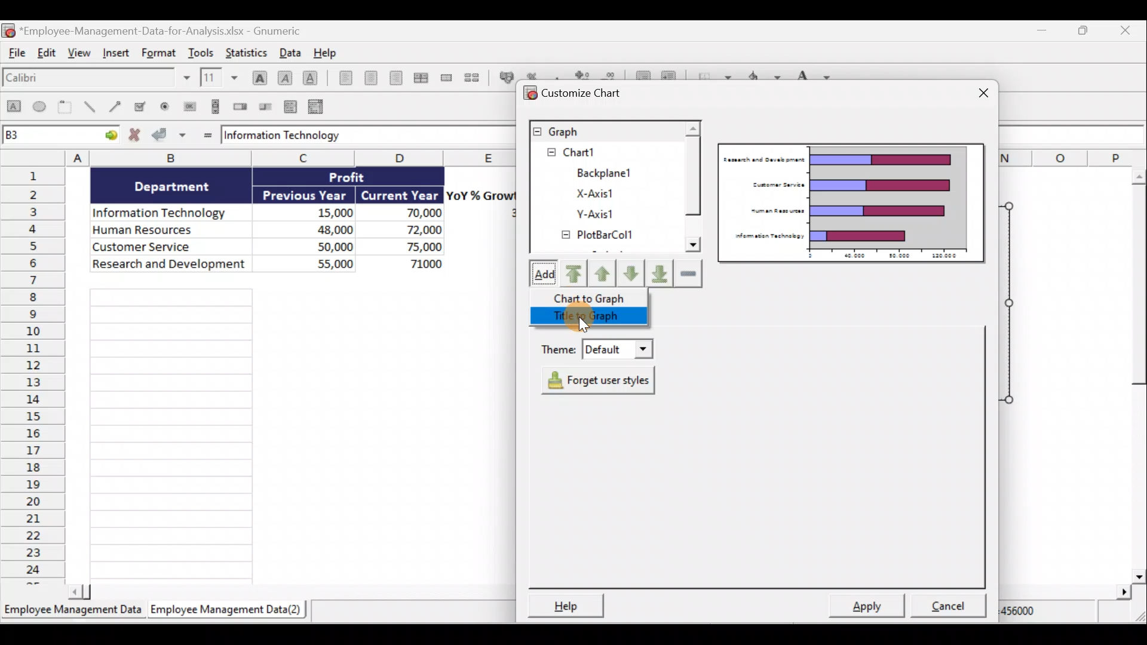  Describe the element at coordinates (693, 188) in the screenshot. I see `Scroll bar` at that location.